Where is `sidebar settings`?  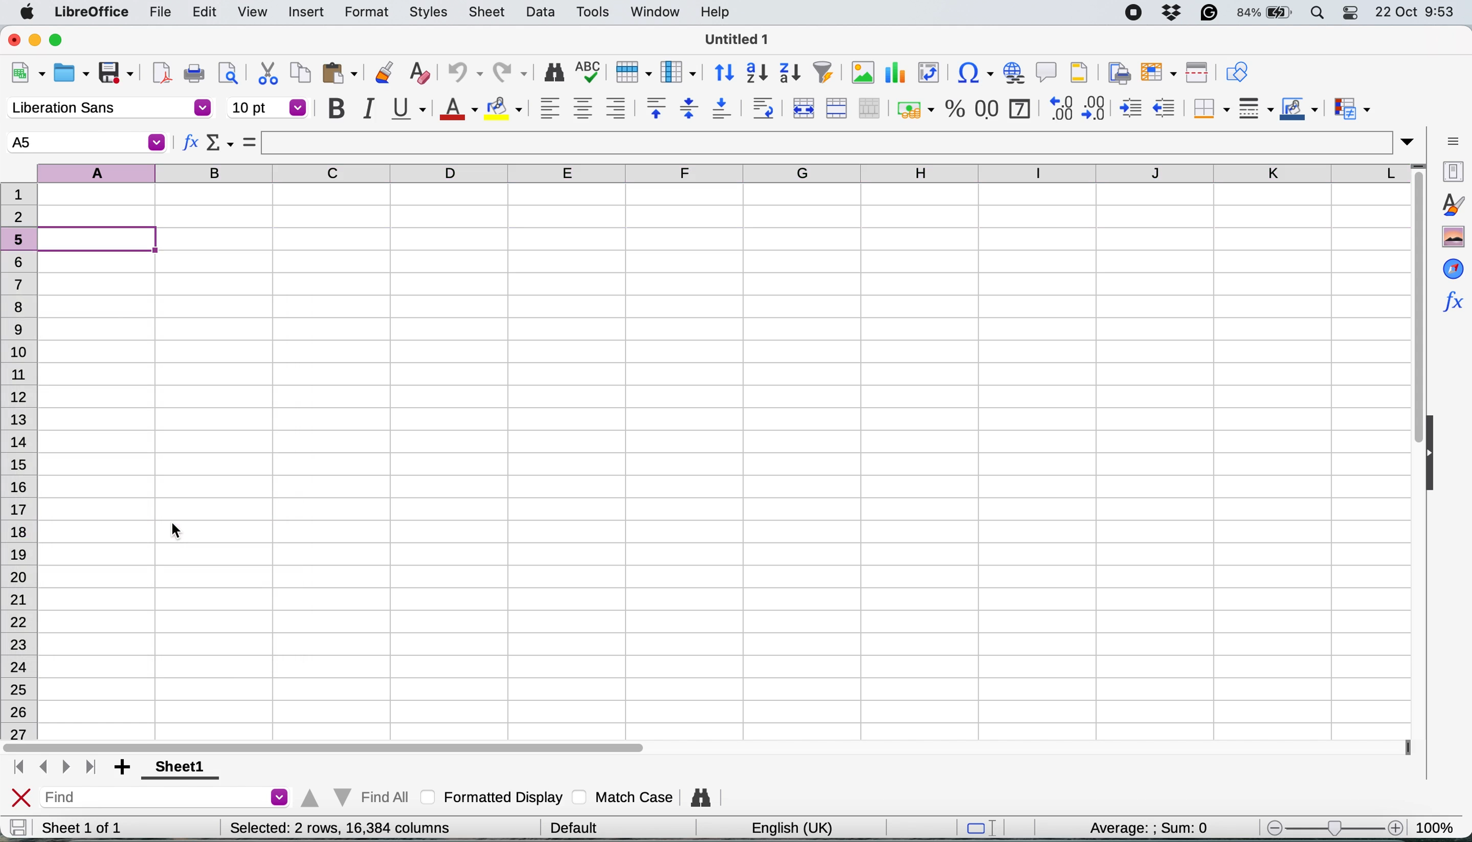
sidebar settings is located at coordinates (1453, 140).